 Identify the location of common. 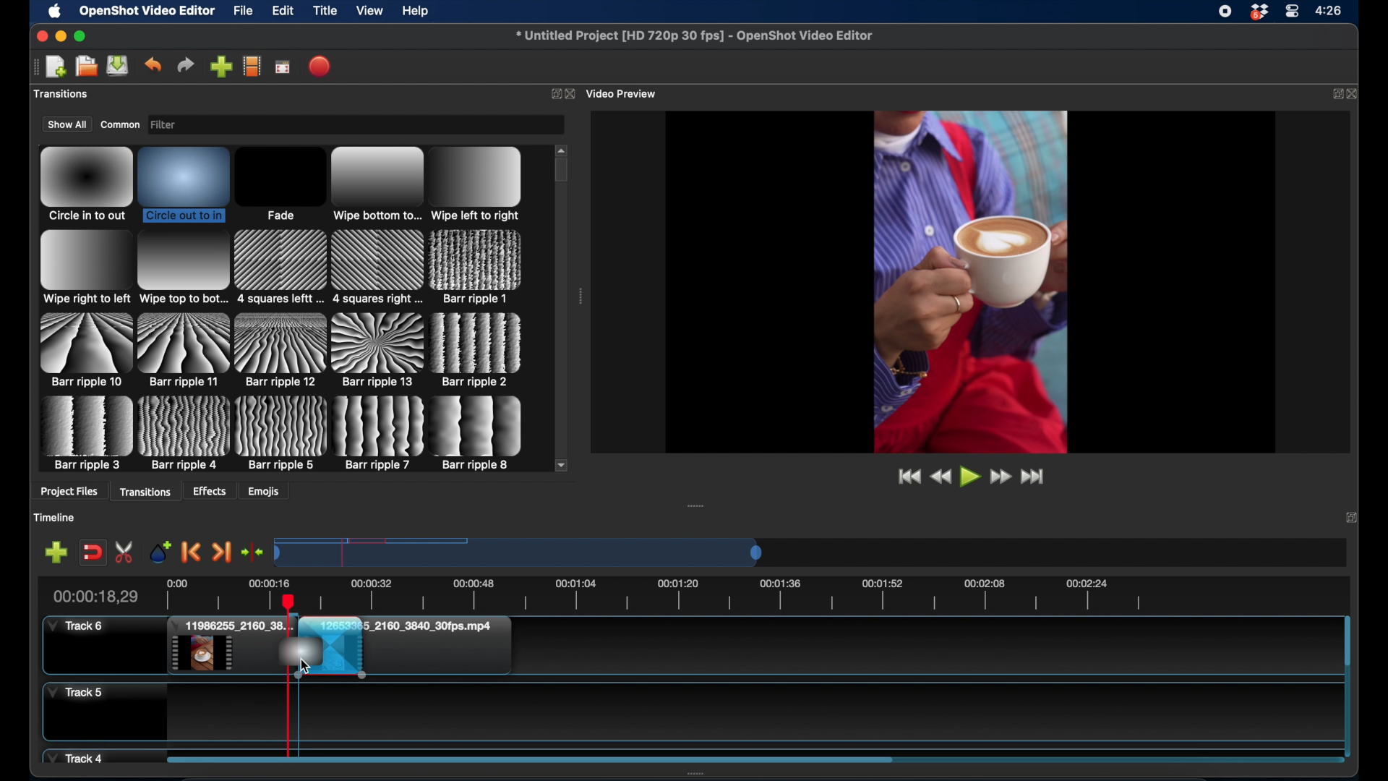
(120, 124).